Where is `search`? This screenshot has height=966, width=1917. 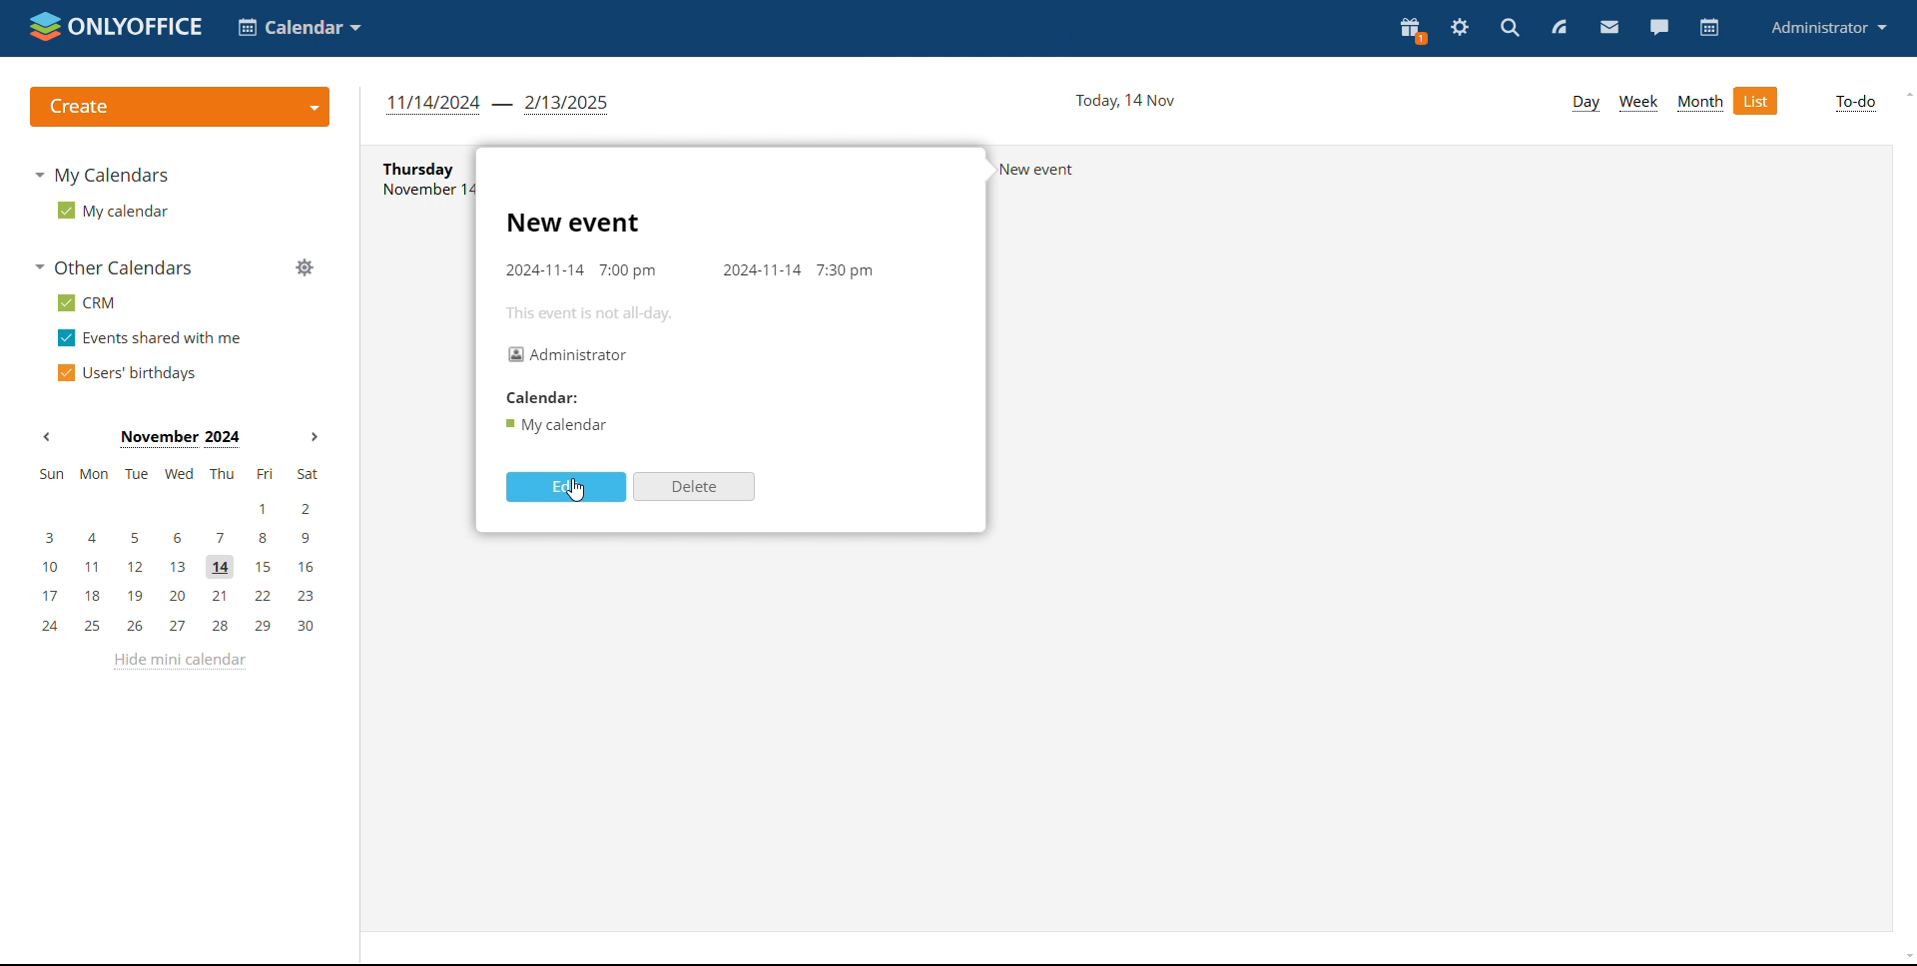
search is located at coordinates (1508, 29).